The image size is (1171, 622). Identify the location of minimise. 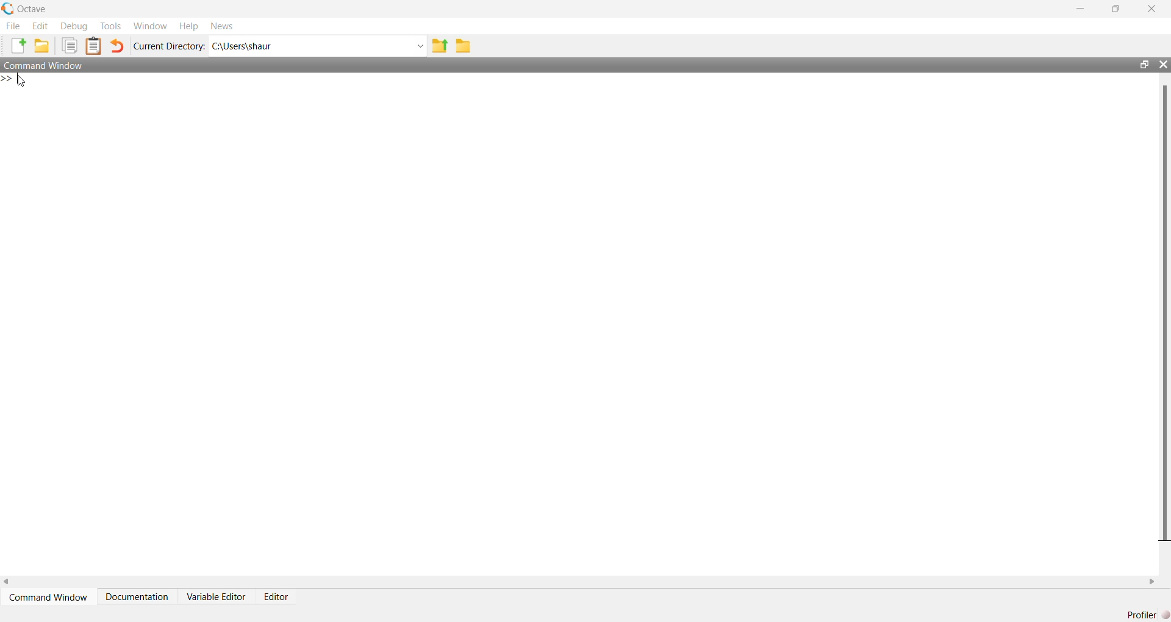
(1081, 8).